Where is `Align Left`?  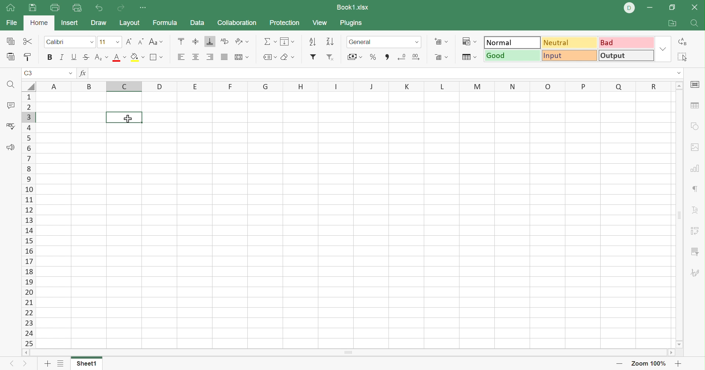 Align Left is located at coordinates (180, 57).